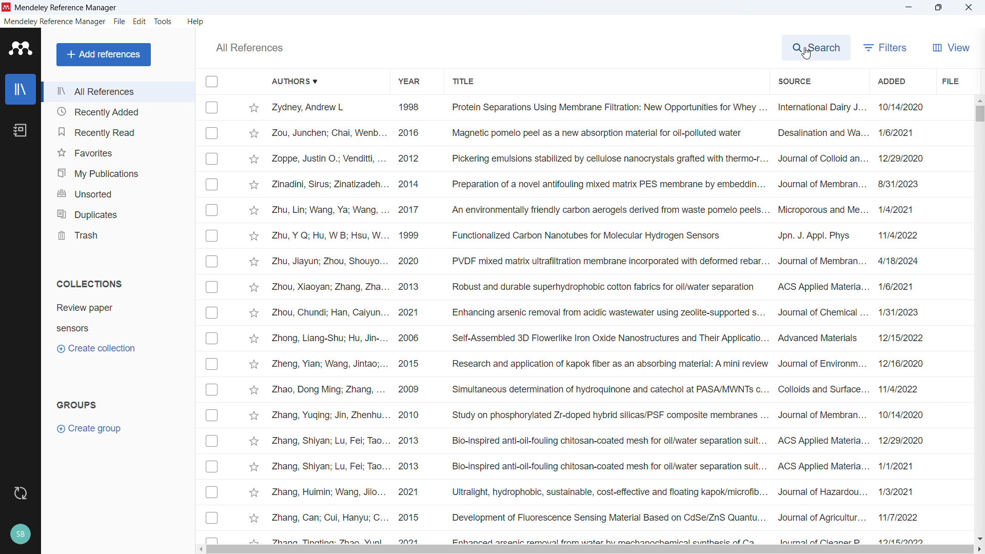 The image size is (985, 554). Describe the element at coordinates (794, 82) in the screenshot. I see `Sort by source ` at that location.